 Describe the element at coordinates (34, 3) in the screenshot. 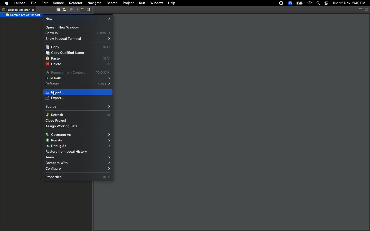

I see `File` at that location.